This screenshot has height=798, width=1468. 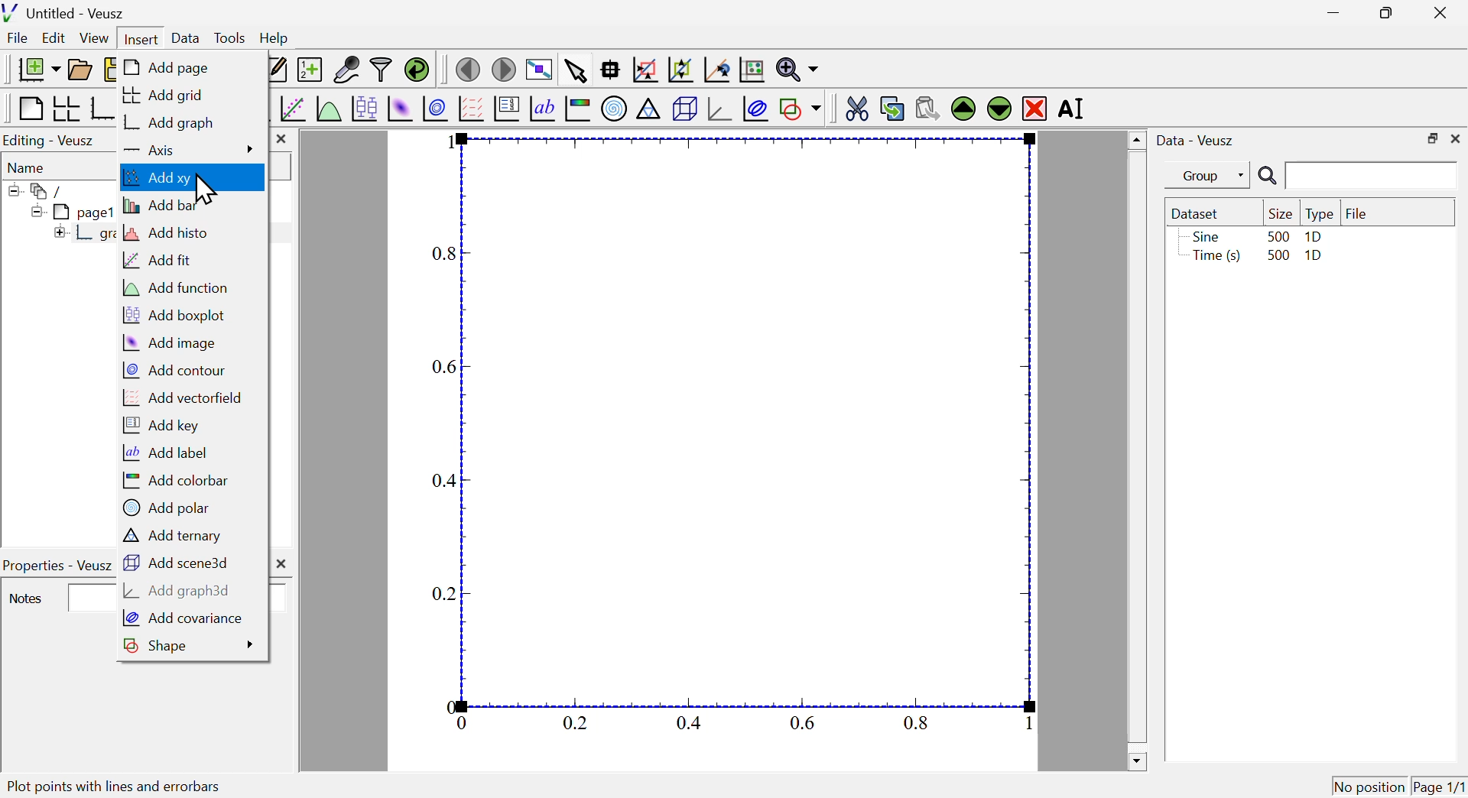 What do you see at coordinates (164, 205) in the screenshot?
I see `Add bar` at bounding box center [164, 205].